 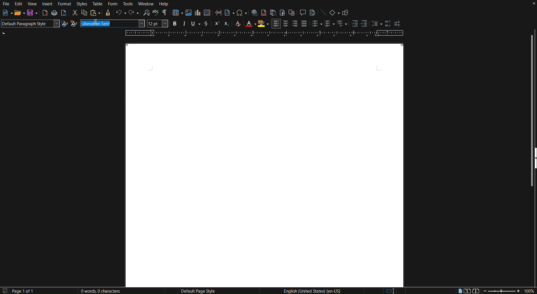 What do you see at coordinates (128, 4) in the screenshot?
I see `Tools` at bounding box center [128, 4].